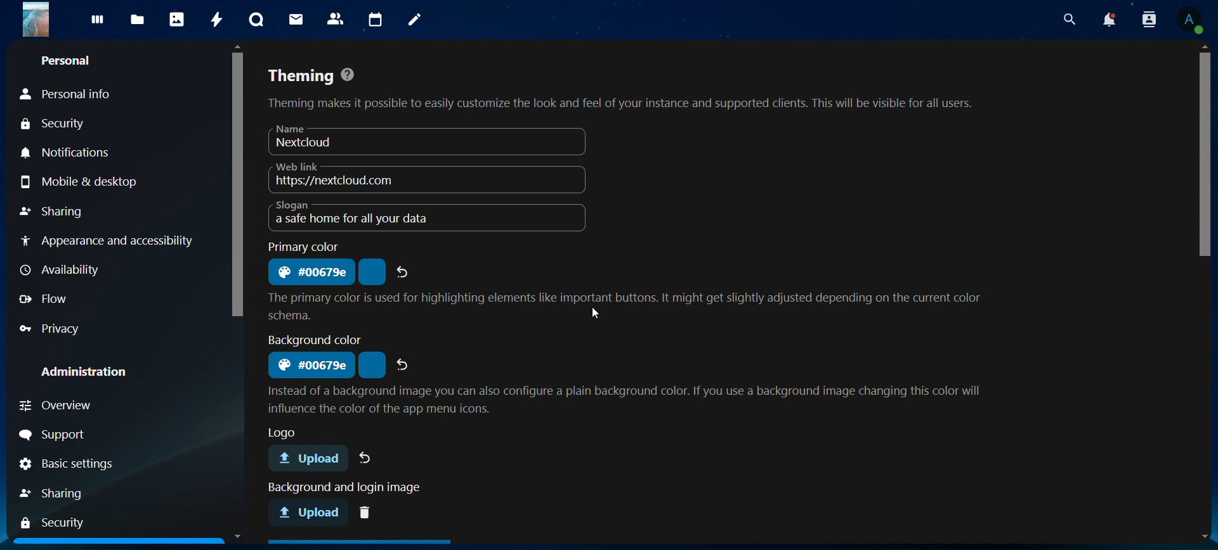  Describe the element at coordinates (311, 274) in the screenshot. I see `primary color` at that location.